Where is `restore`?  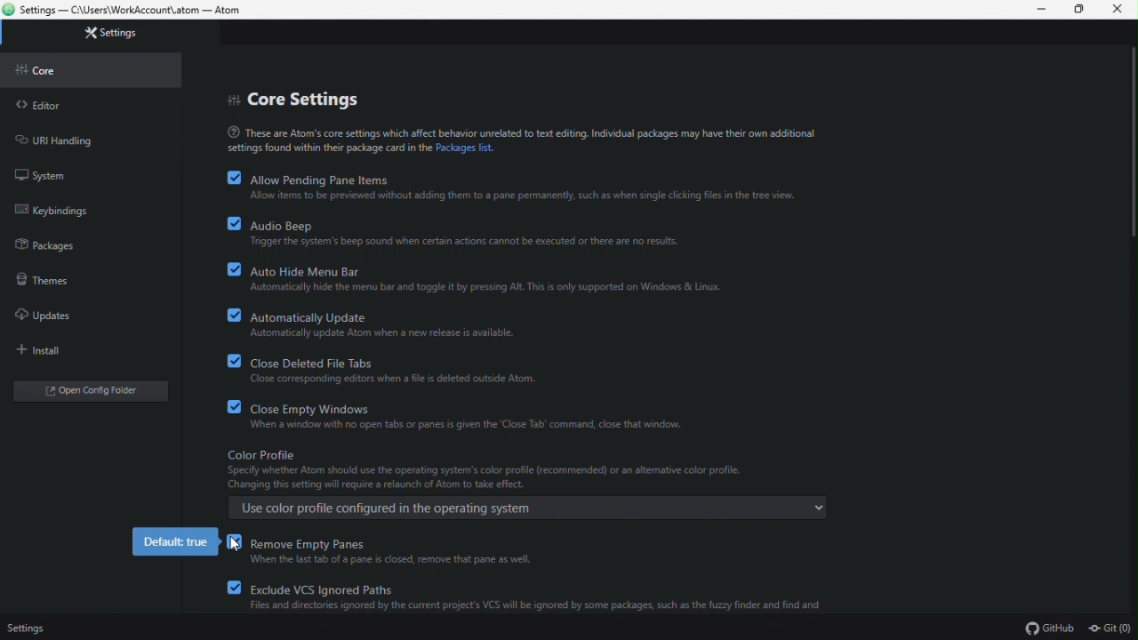 restore is located at coordinates (1081, 12).